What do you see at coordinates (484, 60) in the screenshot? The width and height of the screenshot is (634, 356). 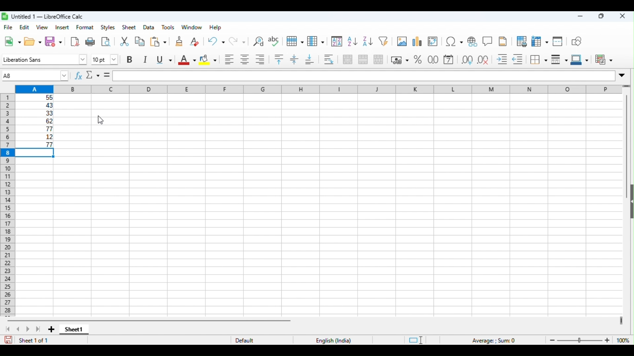 I see `delete decimal place` at bounding box center [484, 60].